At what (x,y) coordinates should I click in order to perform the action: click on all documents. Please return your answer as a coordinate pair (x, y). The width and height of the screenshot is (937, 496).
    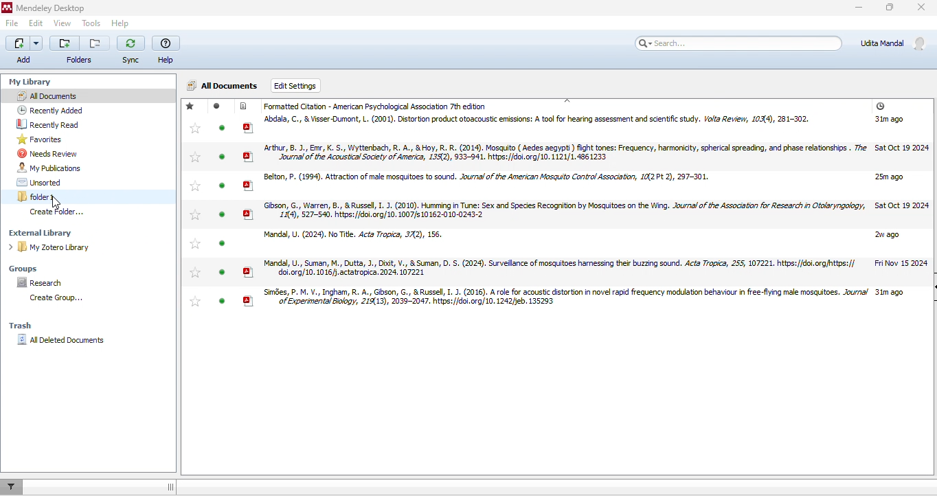
    Looking at the image, I should click on (57, 97).